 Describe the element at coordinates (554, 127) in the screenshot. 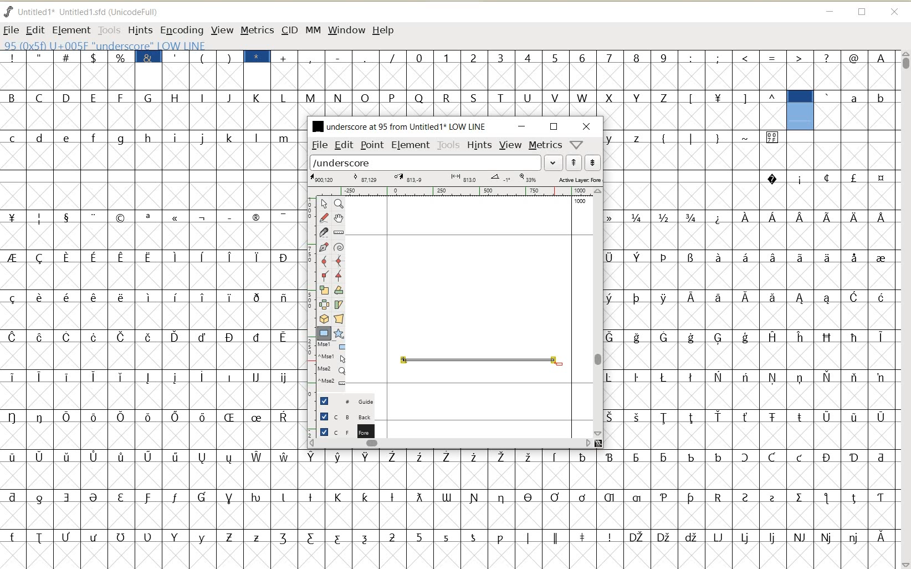

I see `RESTORE` at that location.